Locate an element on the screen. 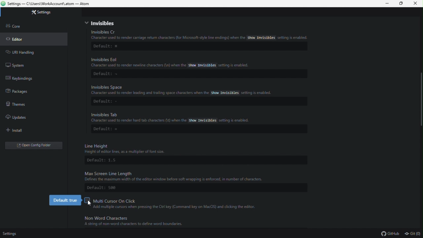  Restore is located at coordinates (401, 3).